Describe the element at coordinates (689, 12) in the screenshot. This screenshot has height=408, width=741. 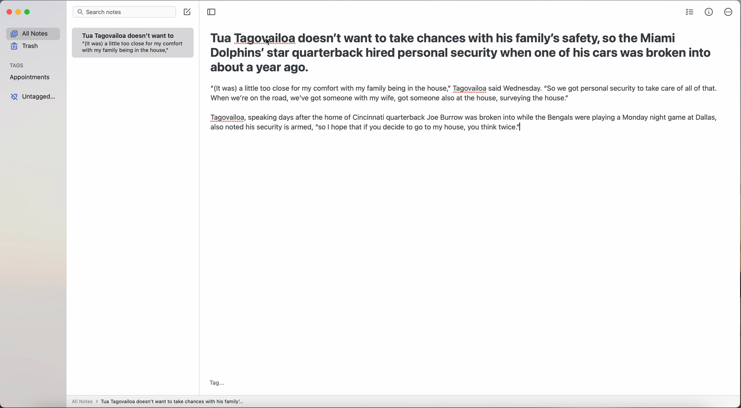
I see `check list` at that location.